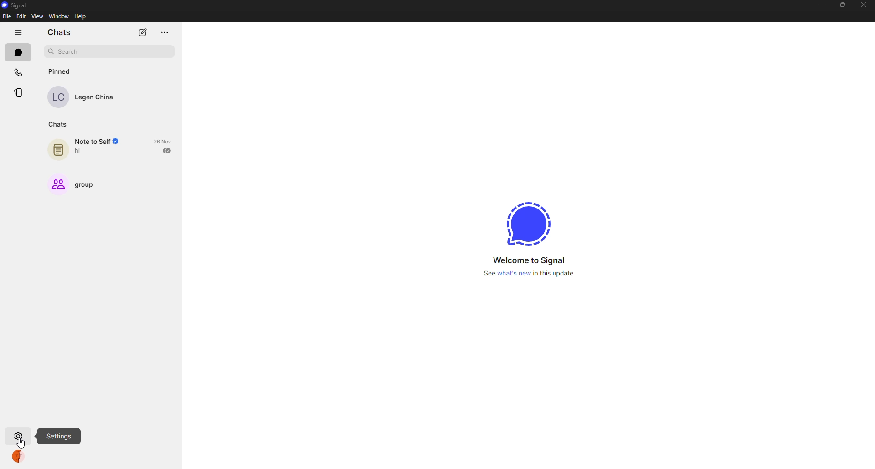  I want to click on maximize, so click(844, 5).